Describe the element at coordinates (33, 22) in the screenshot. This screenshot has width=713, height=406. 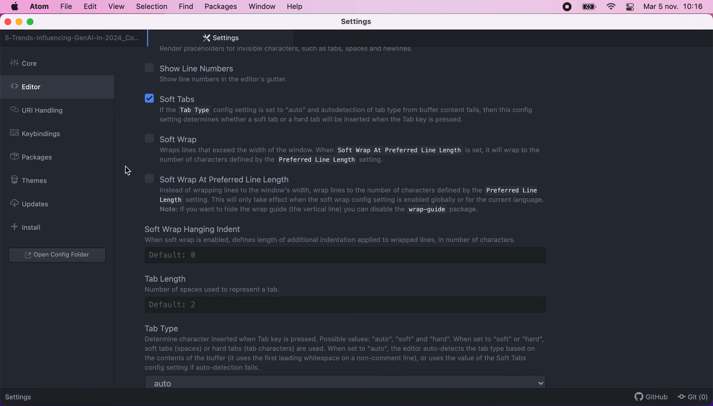
I see `maximize` at that location.